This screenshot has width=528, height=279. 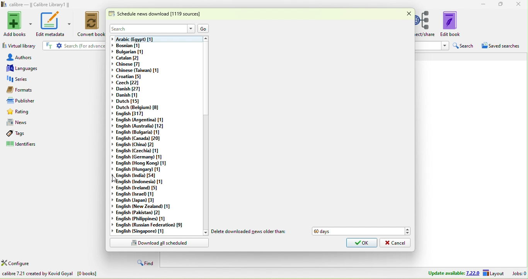 I want to click on close, so click(x=409, y=14).